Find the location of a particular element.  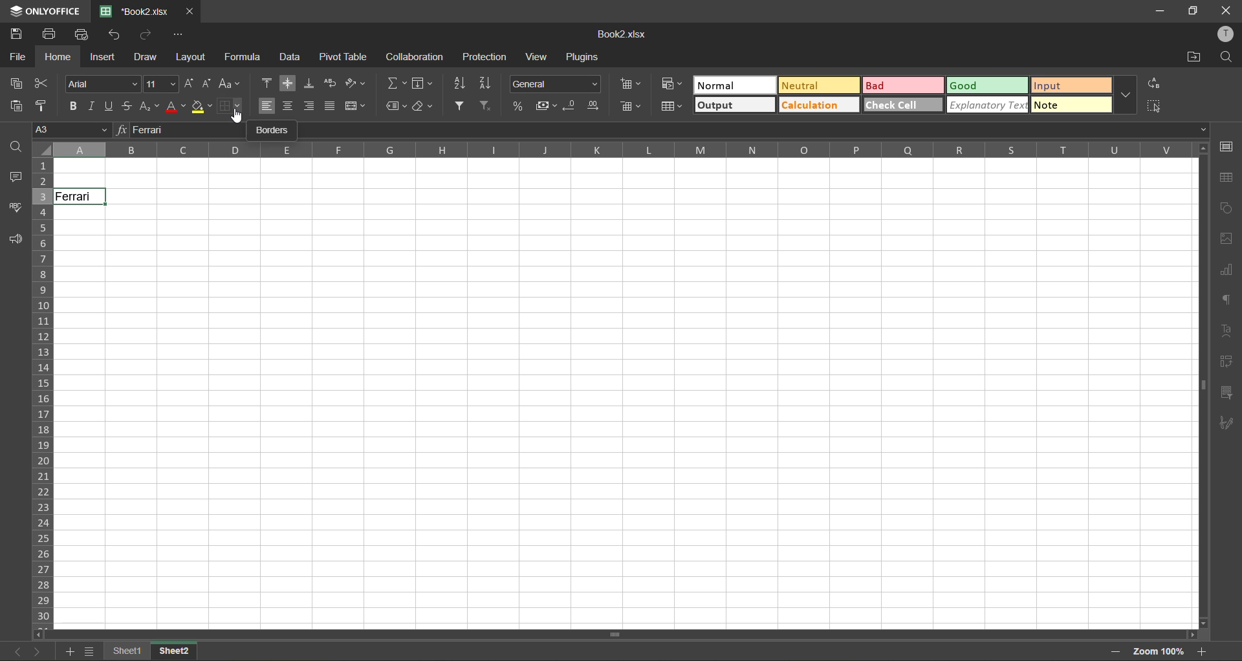

align left is located at coordinates (267, 106).